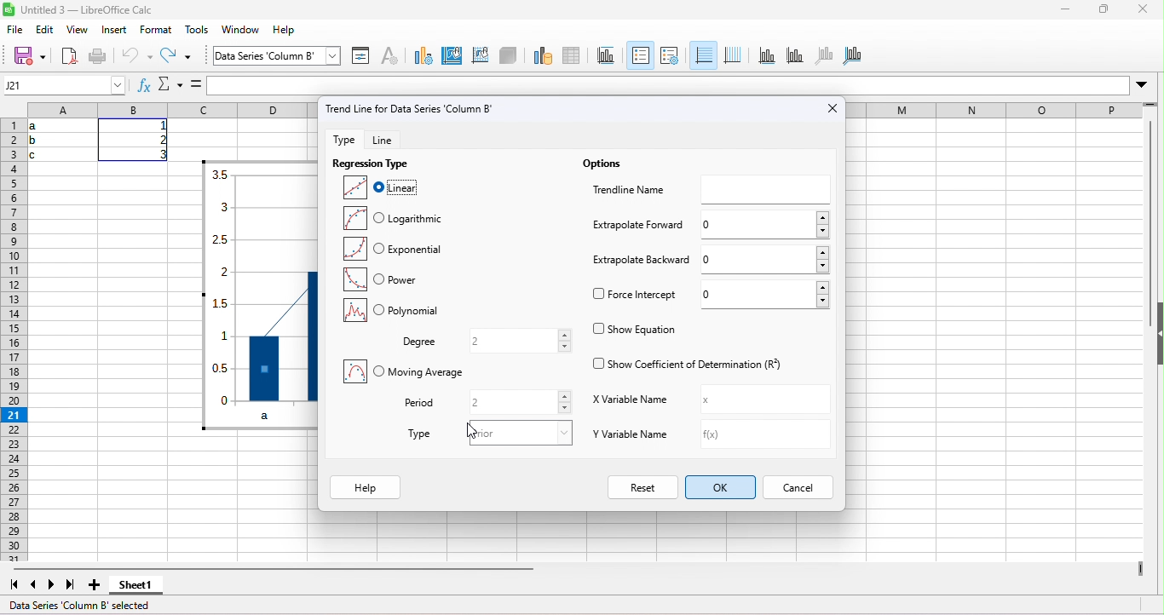 Image resolution: width=1164 pixels, height=615 pixels. What do you see at coordinates (607, 55) in the screenshot?
I see `titles` at bounding box center [607, 55].